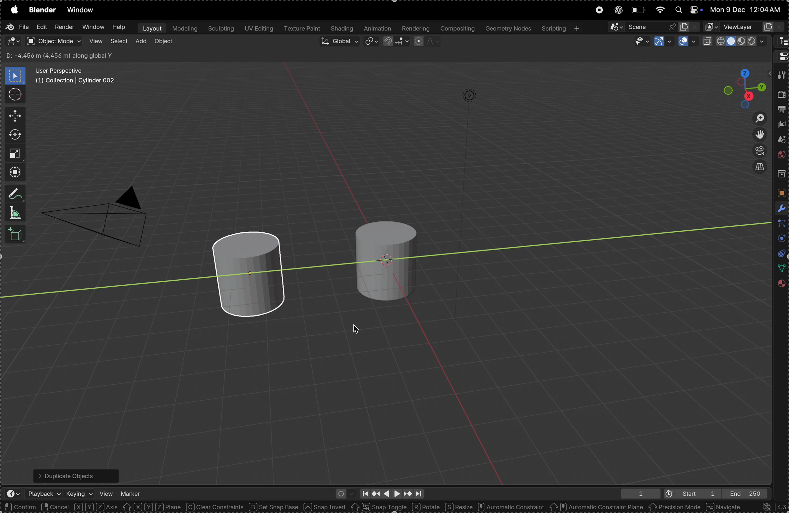  What do you see at coordinates (42, 10) in the screenshot?
I see `Blender` at bounding box center [42, 10].